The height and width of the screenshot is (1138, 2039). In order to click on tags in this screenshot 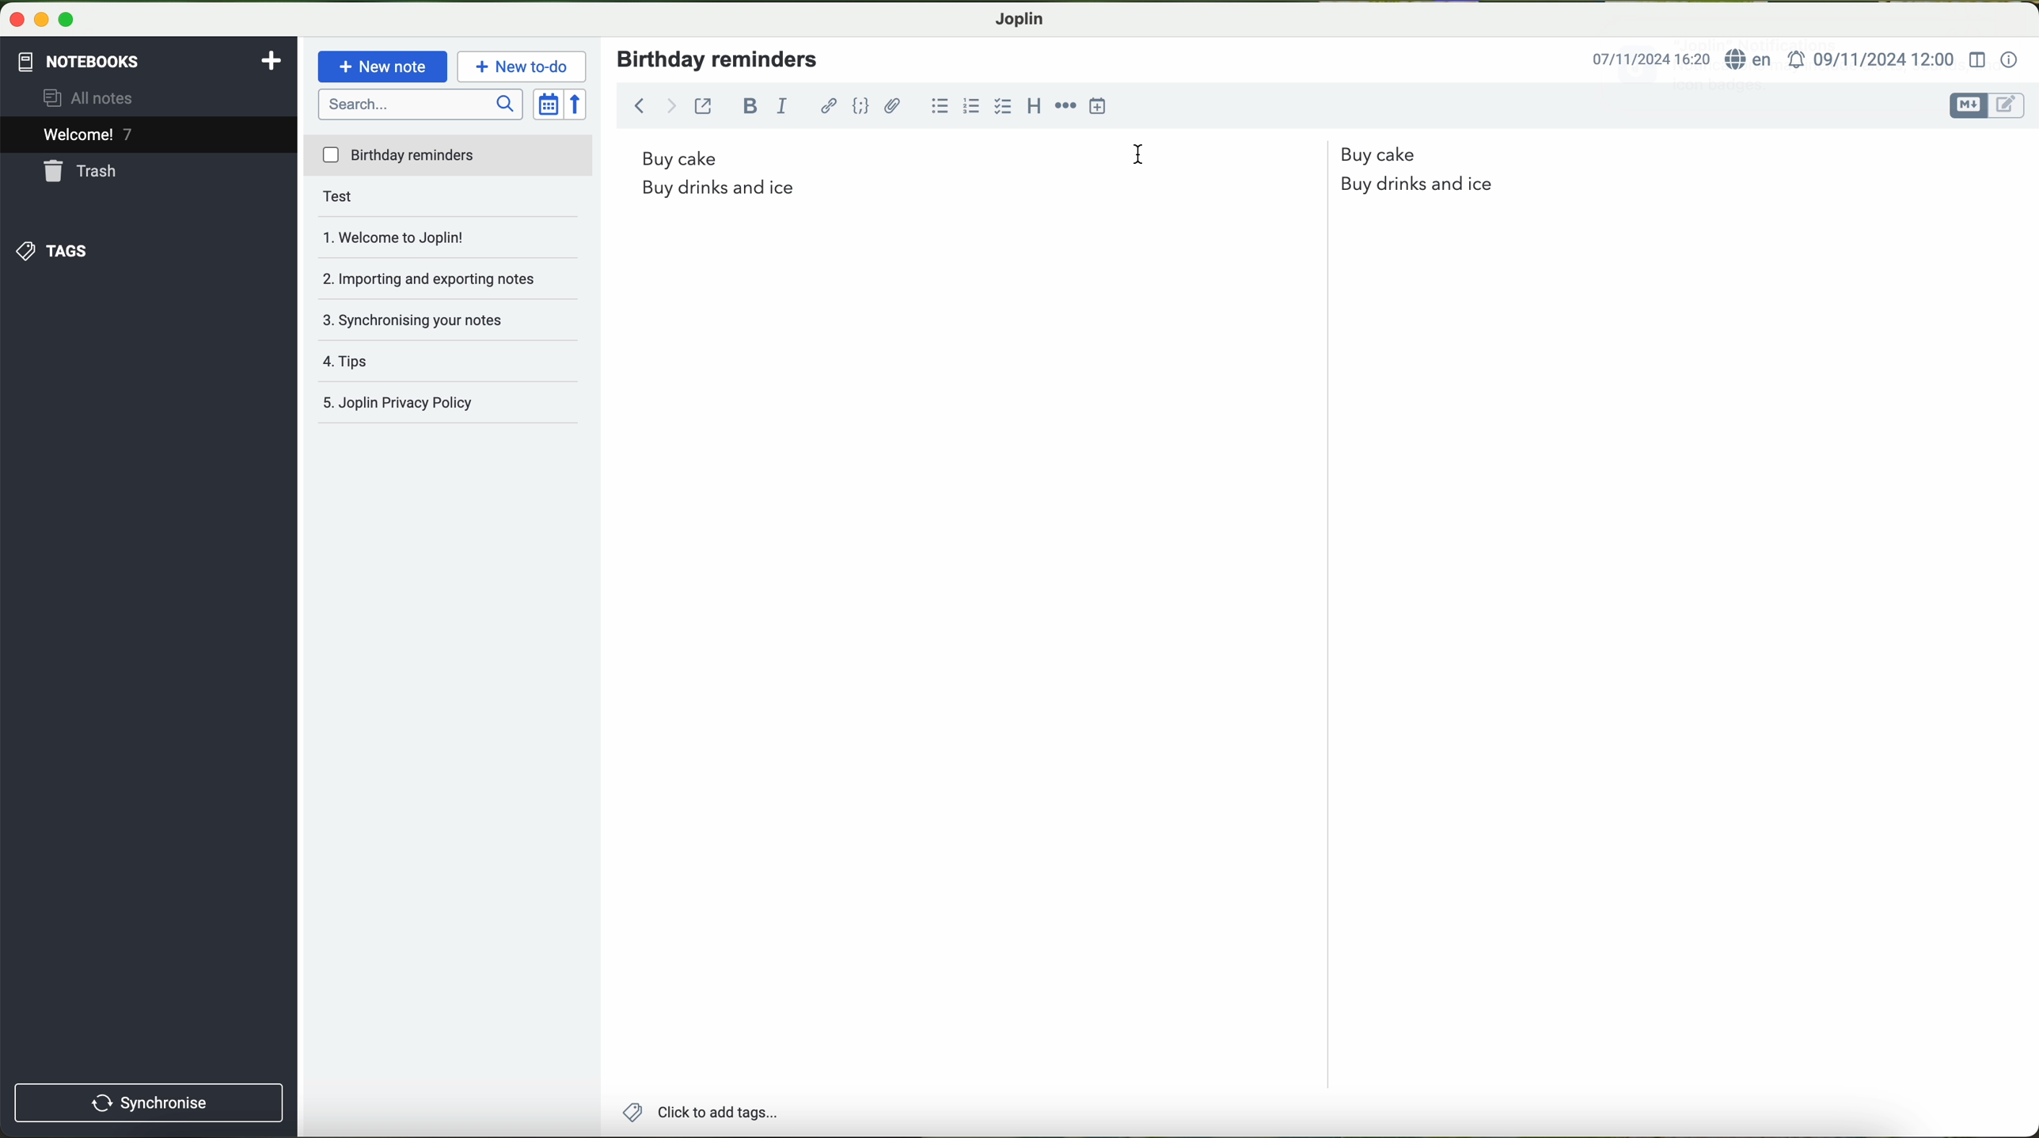, I will do `click(59, 249)`.